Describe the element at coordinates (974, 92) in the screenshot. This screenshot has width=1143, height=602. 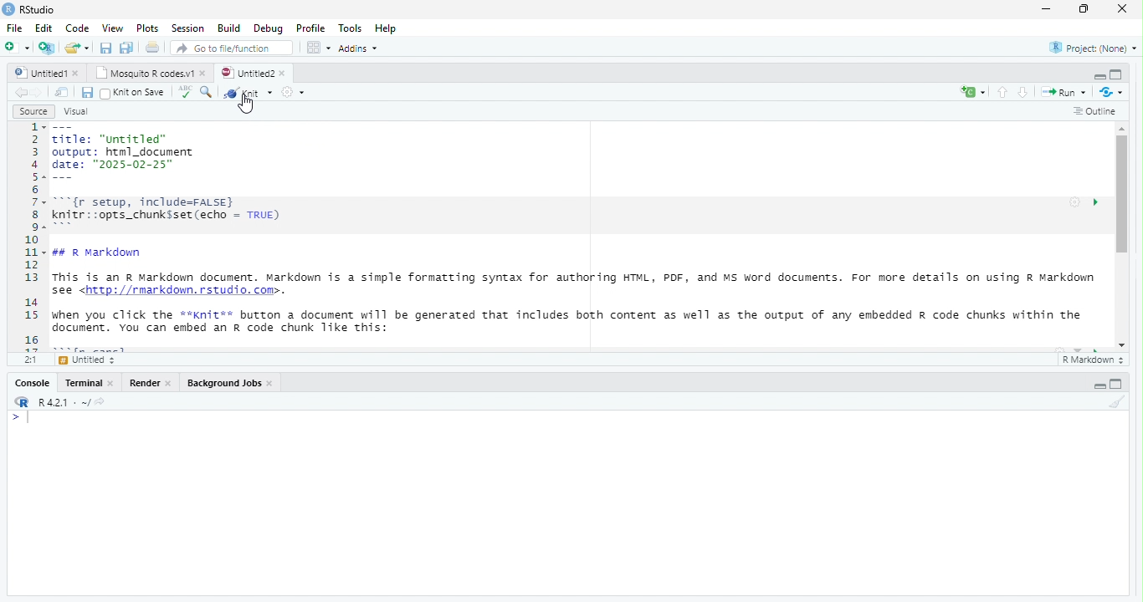
I see `C+` at that location.